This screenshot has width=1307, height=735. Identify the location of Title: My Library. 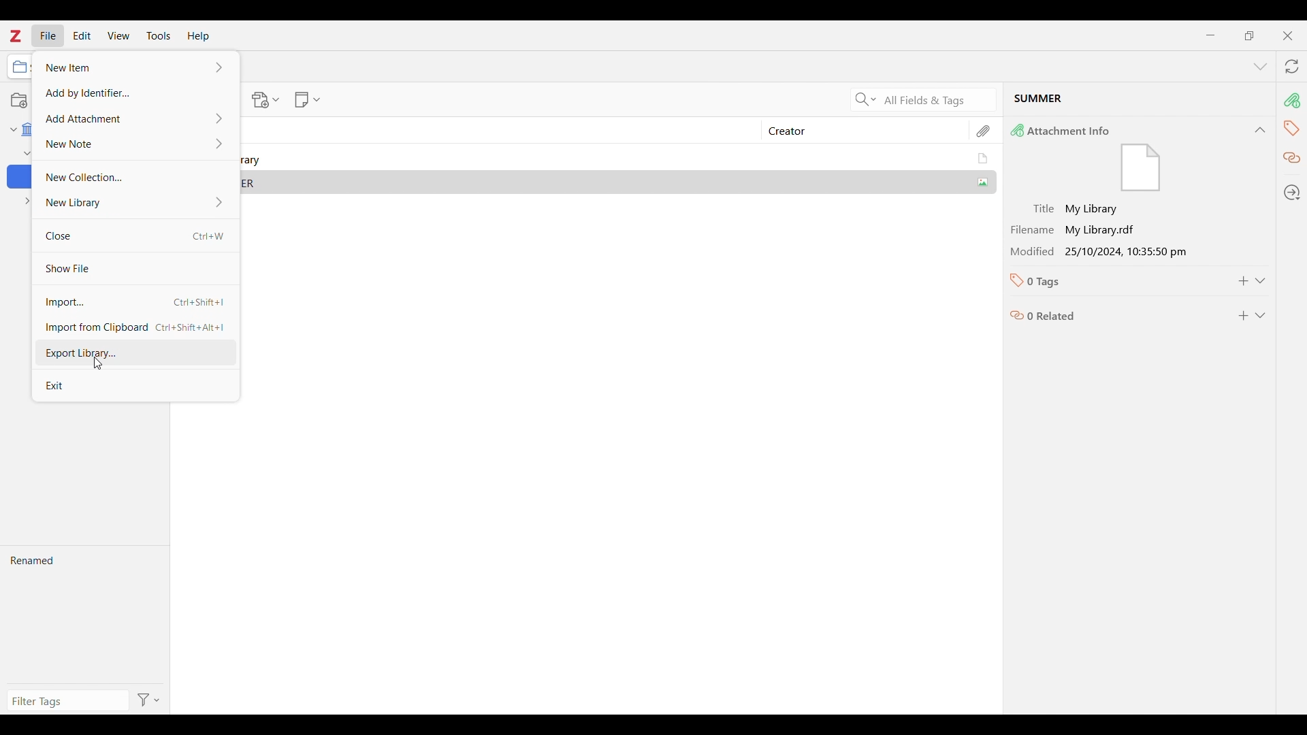
(1114, 210).